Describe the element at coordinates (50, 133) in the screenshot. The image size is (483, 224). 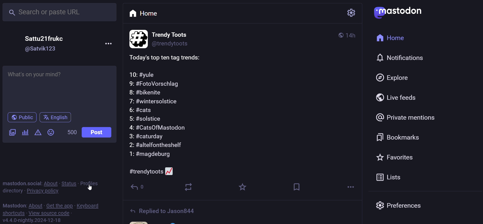
I see `emoji` at that location.